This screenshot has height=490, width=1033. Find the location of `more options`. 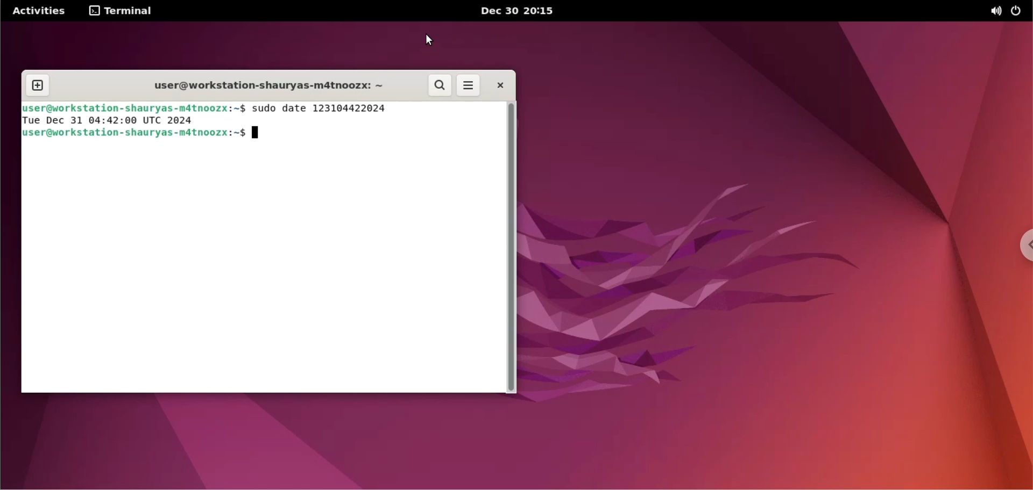

more options is located at coordinates (469, 85).